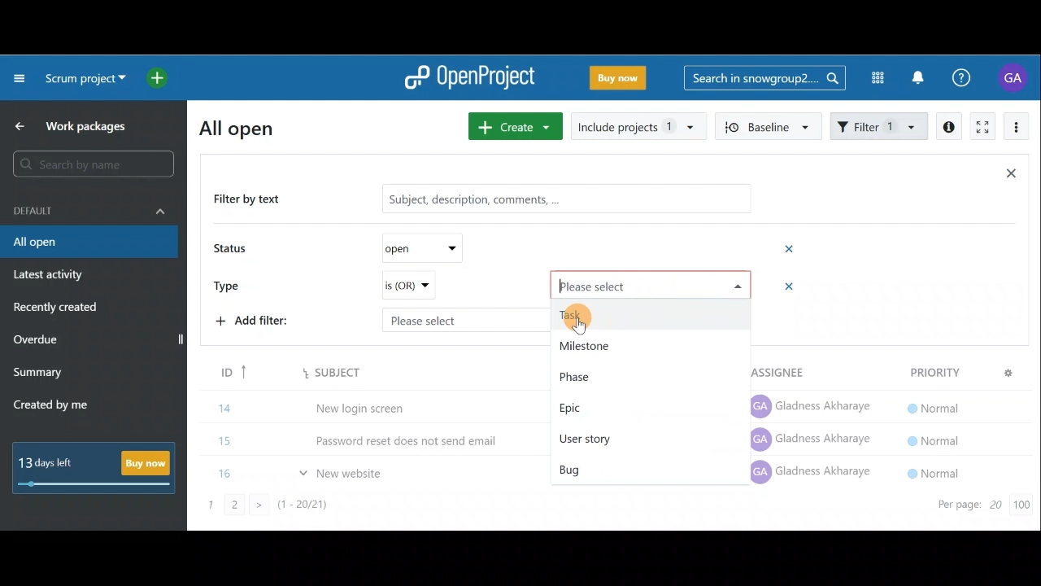 The image size is (1041, 586). Describe the element at coordinates (648, 375) in the screenshot. I see `Phase` at that location.